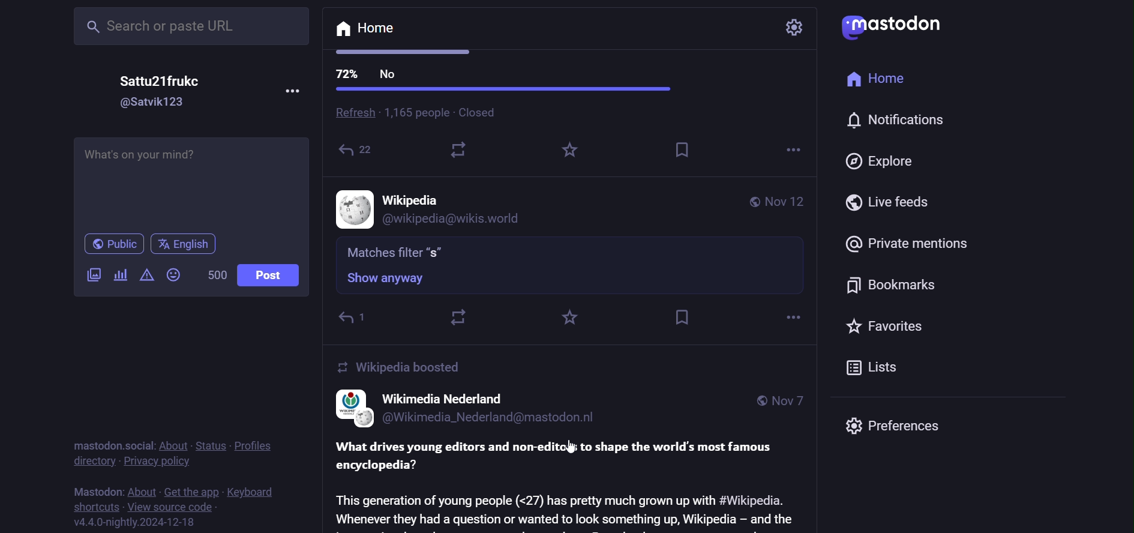  What do you see at coordinates (175, 507) in the screenshot?
I see `source code` at bounding box center [175, 507].